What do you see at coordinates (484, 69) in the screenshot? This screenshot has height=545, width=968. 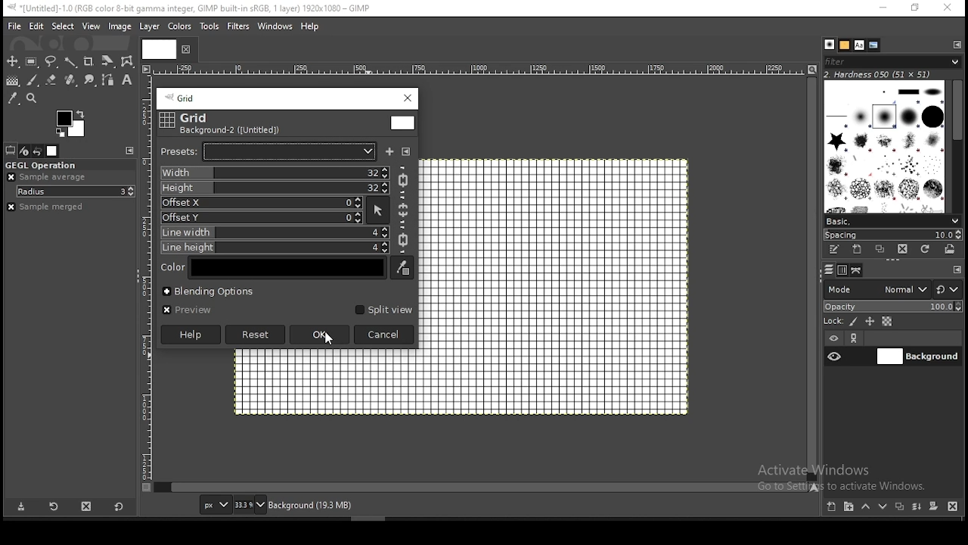 I see `horizontal scale` at bounding box center [484, 69].